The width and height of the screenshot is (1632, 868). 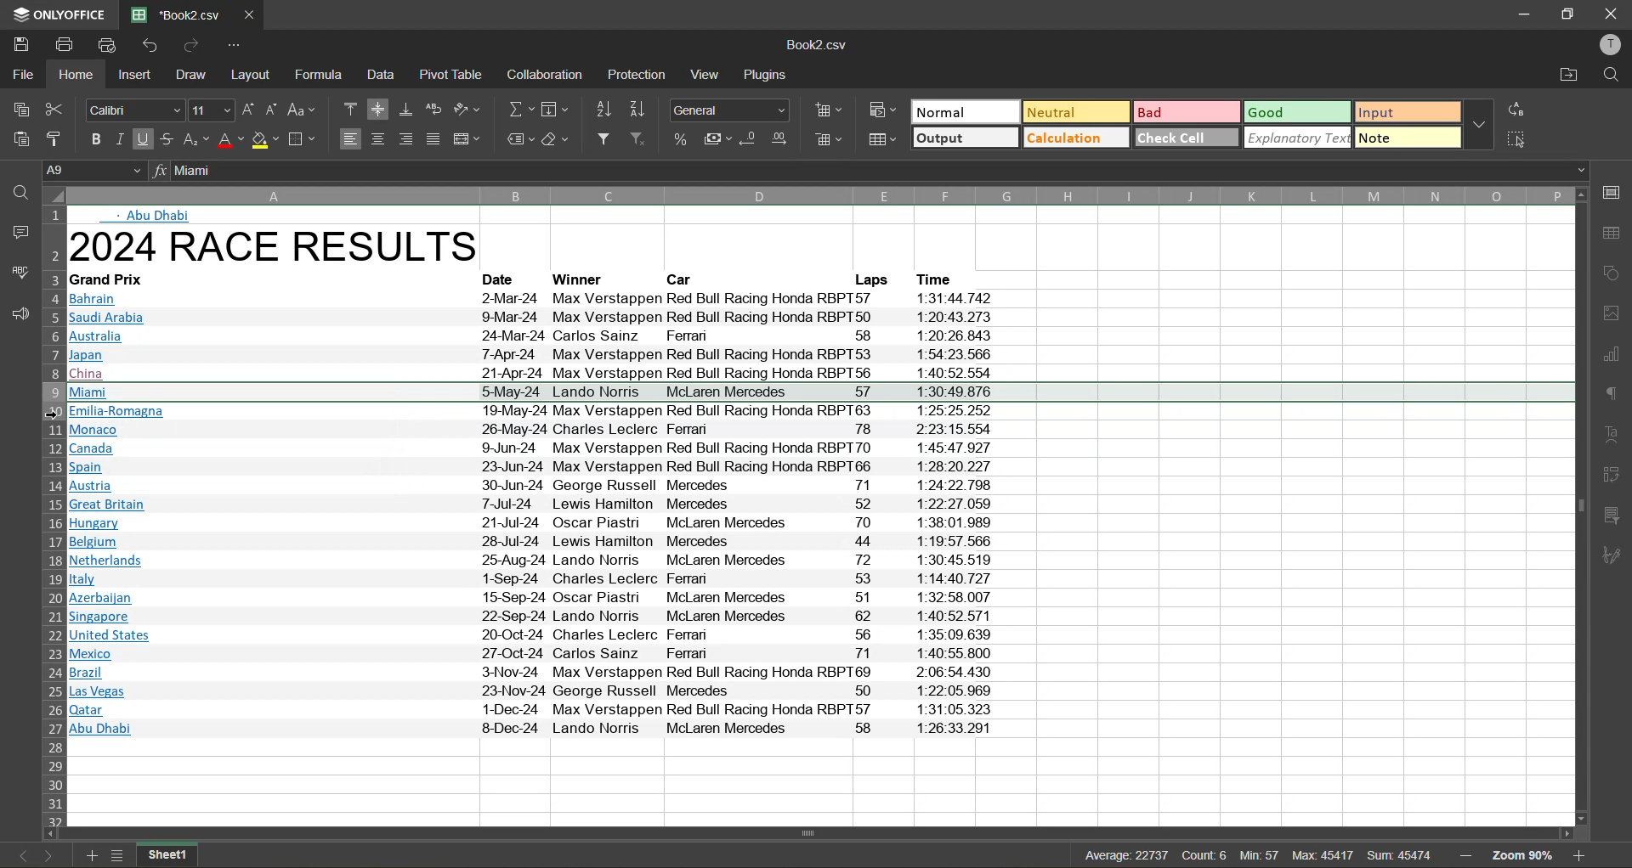 What do you see at coordinates (1187, 113) in the screenshot?
I see `bad` at bounding box center [1187, 113].